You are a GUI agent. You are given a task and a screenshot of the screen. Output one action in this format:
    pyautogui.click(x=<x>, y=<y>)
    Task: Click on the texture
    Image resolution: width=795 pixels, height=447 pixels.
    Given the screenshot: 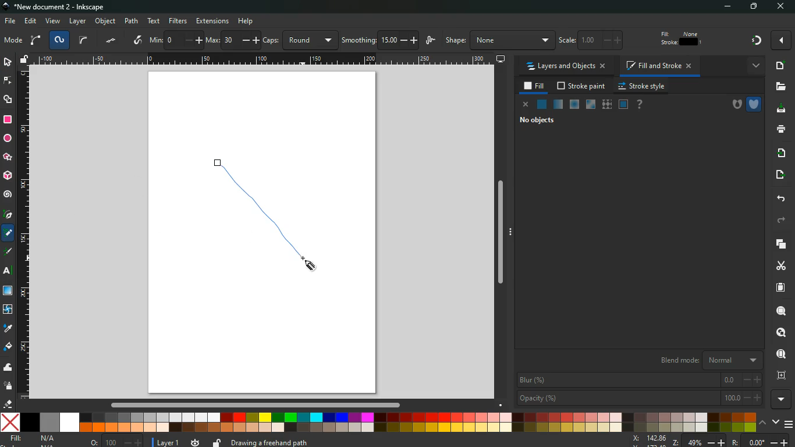 What is the action you would take?
    pyautogui.click(x=606, y=104)
    